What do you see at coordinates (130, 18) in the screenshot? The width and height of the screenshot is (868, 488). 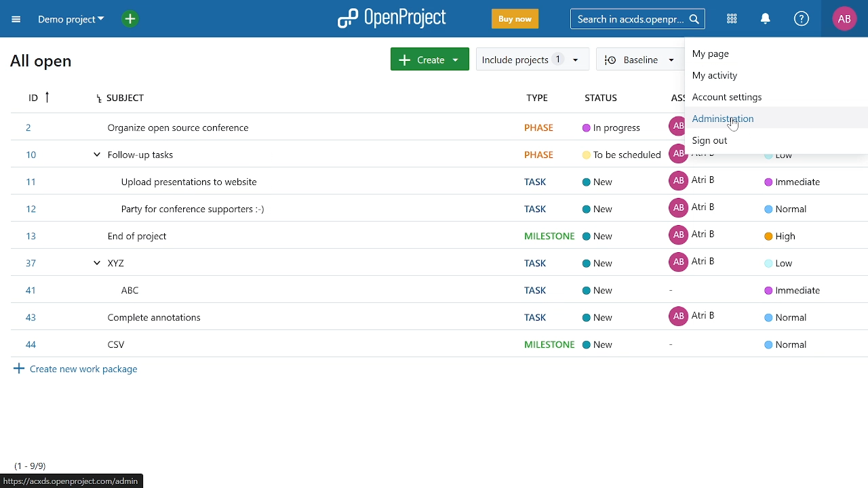 I see `Open quick add menu` at bounding box center [130, 18].